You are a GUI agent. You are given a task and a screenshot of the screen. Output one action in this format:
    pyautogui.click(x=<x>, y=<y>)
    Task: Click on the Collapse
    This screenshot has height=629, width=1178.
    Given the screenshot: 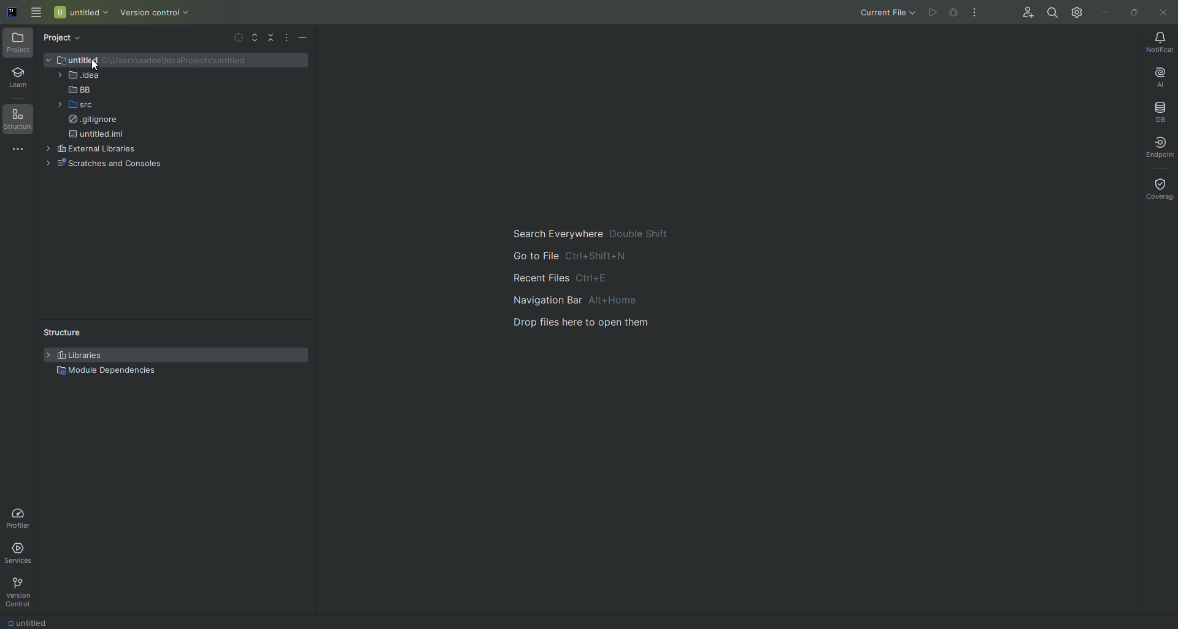 What is the action you would take?
    pyautogui.click(x=271, y=38)
    